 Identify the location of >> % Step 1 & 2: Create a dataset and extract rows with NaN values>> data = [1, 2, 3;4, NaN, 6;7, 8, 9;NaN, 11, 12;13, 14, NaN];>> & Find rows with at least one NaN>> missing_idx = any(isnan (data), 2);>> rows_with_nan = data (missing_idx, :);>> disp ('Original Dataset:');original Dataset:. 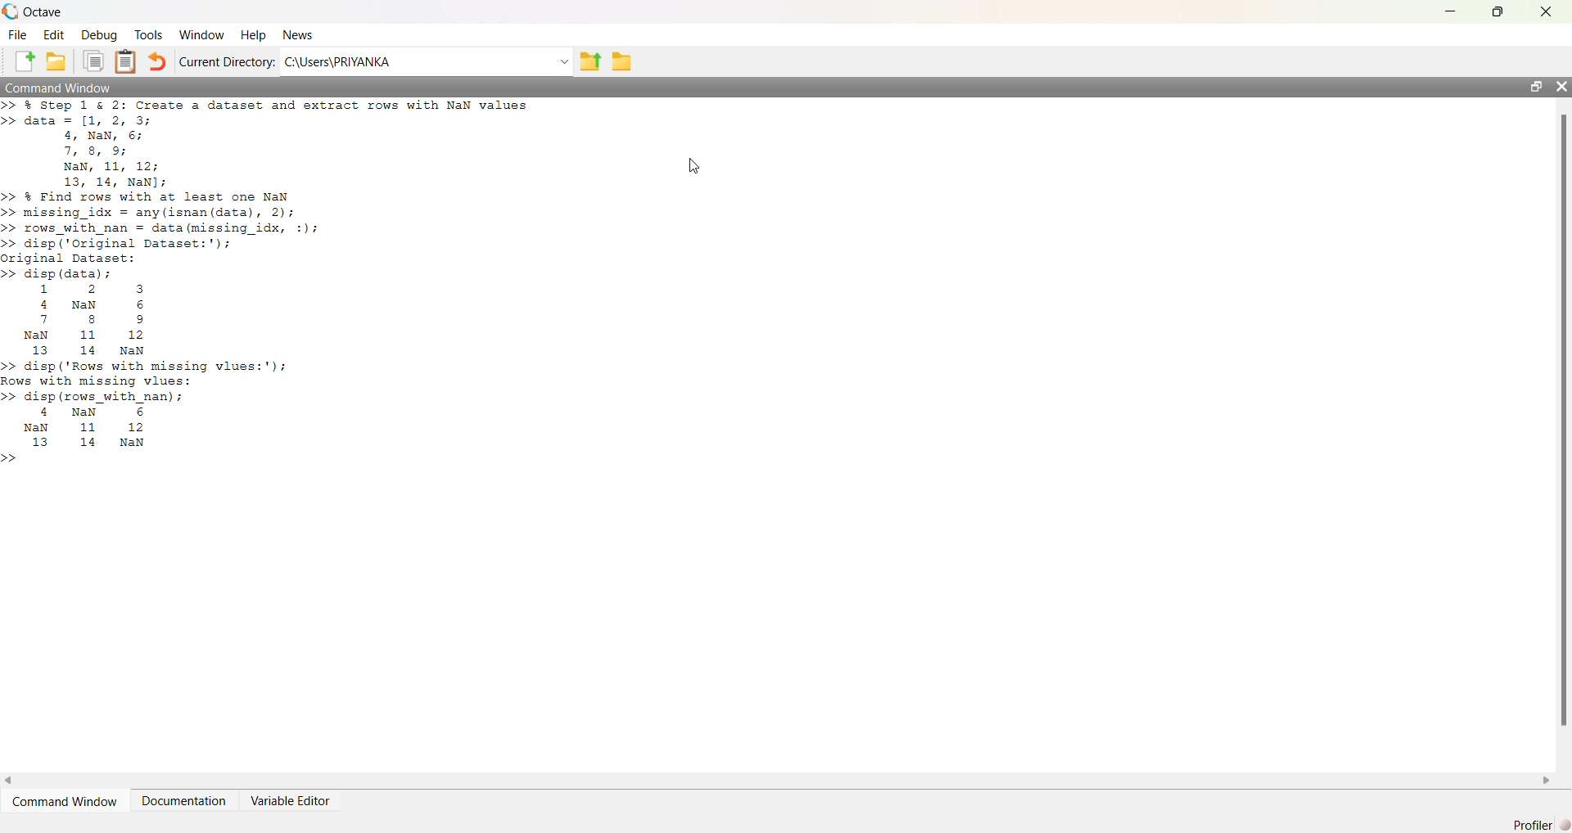
(269, 181).